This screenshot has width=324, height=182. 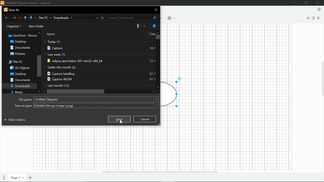 I want to click on Move down in files in "Downloads", so click(x=158, y=87).